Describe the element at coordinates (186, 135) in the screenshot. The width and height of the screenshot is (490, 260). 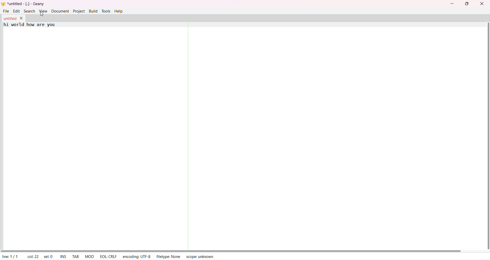
I see `separator` at that location.